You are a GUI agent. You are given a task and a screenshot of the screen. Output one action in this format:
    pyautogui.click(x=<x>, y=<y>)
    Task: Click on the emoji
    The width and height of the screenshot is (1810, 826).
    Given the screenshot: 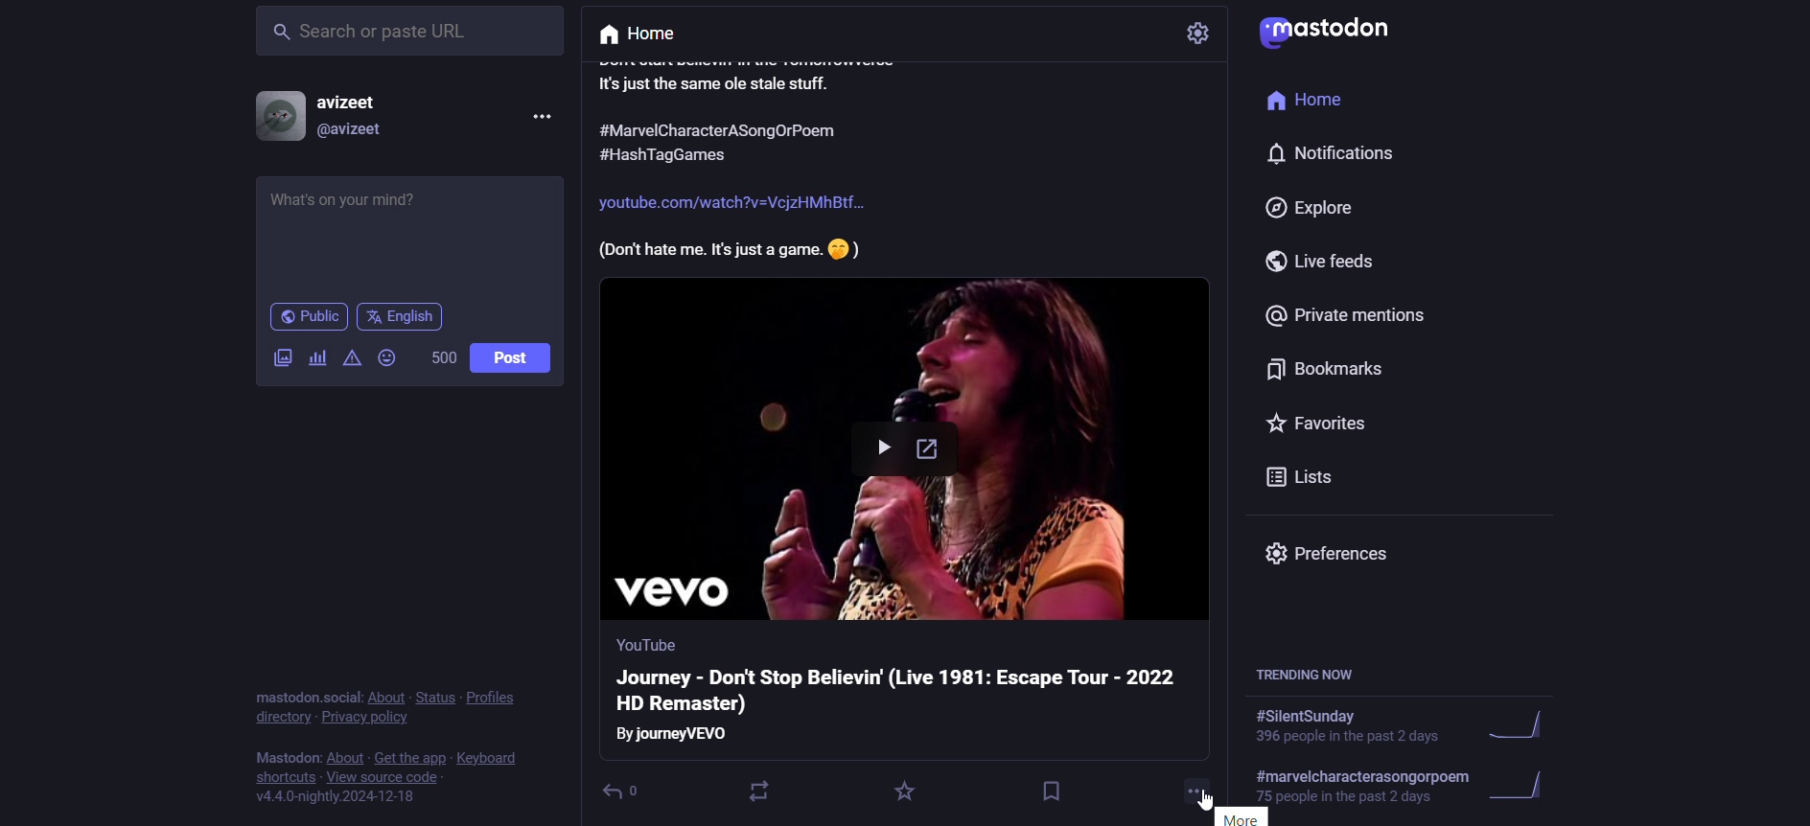 What is the action you would take?
    pyautogui.click(x=389, y=359)
    